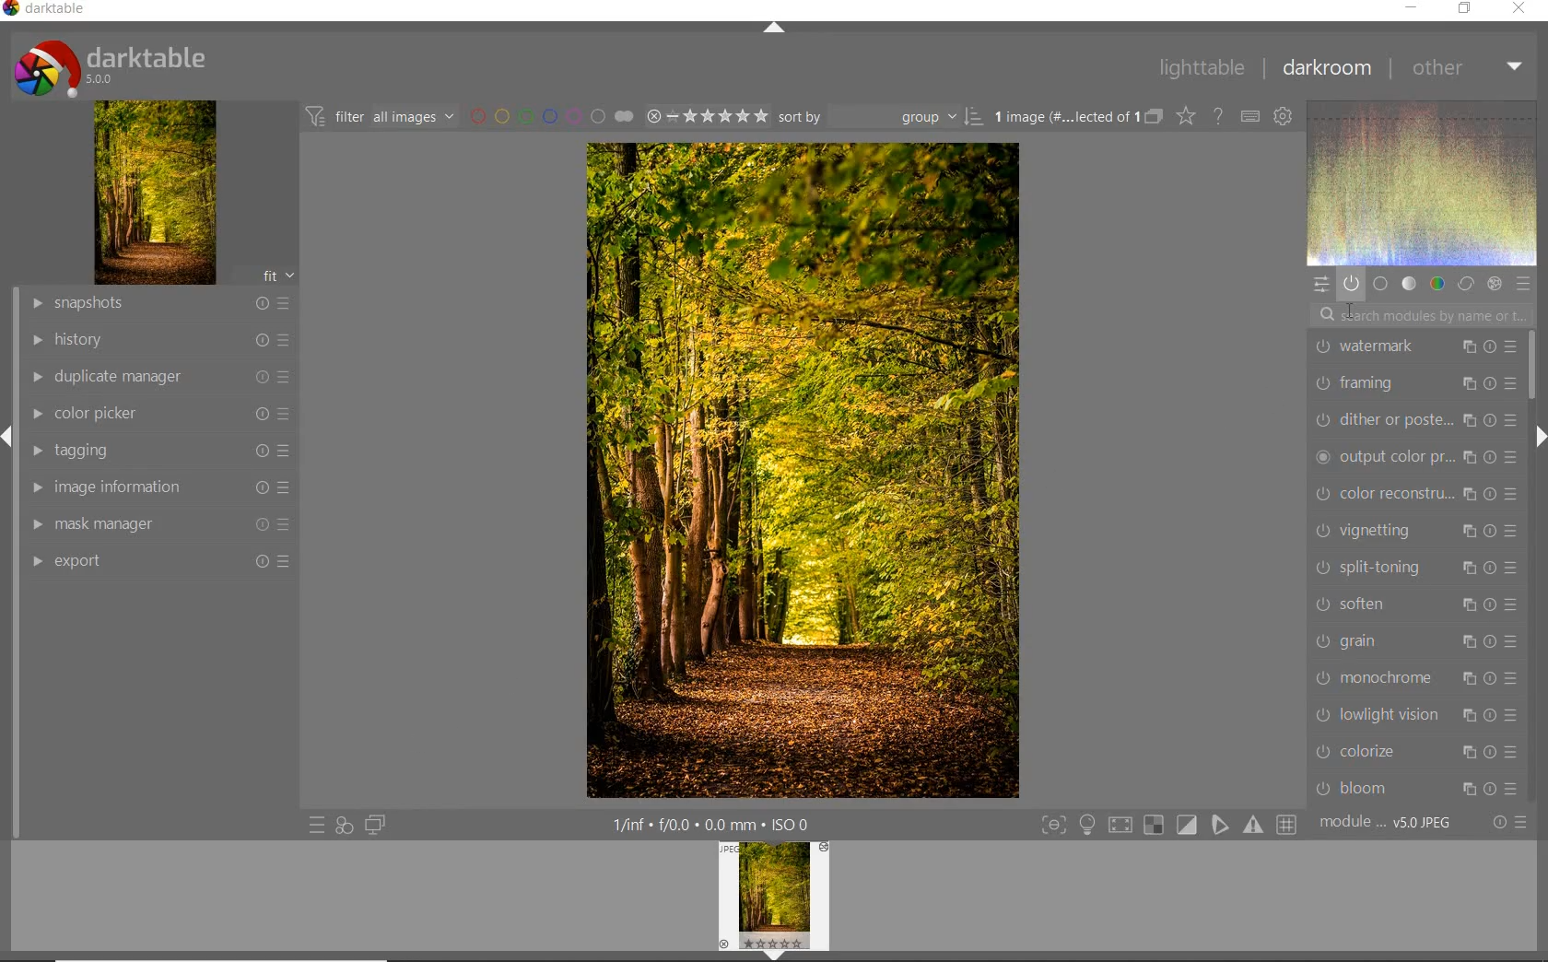 This screenshot has width=1548, height=962. I want to click on restore, so click(1463, 10).